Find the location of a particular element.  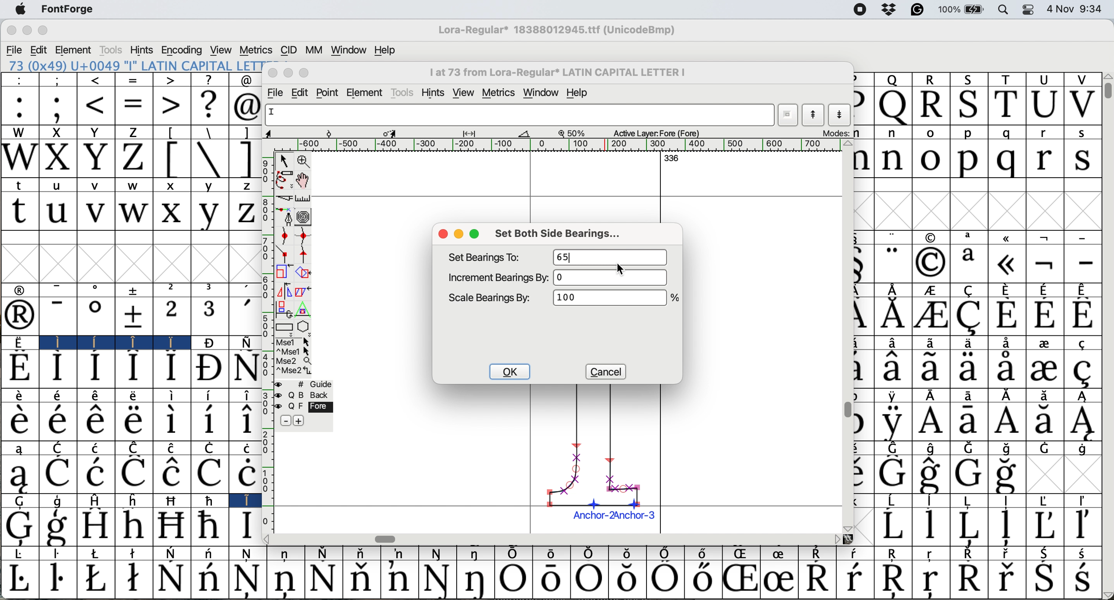

Symbol is located at coordinates (589, 554).